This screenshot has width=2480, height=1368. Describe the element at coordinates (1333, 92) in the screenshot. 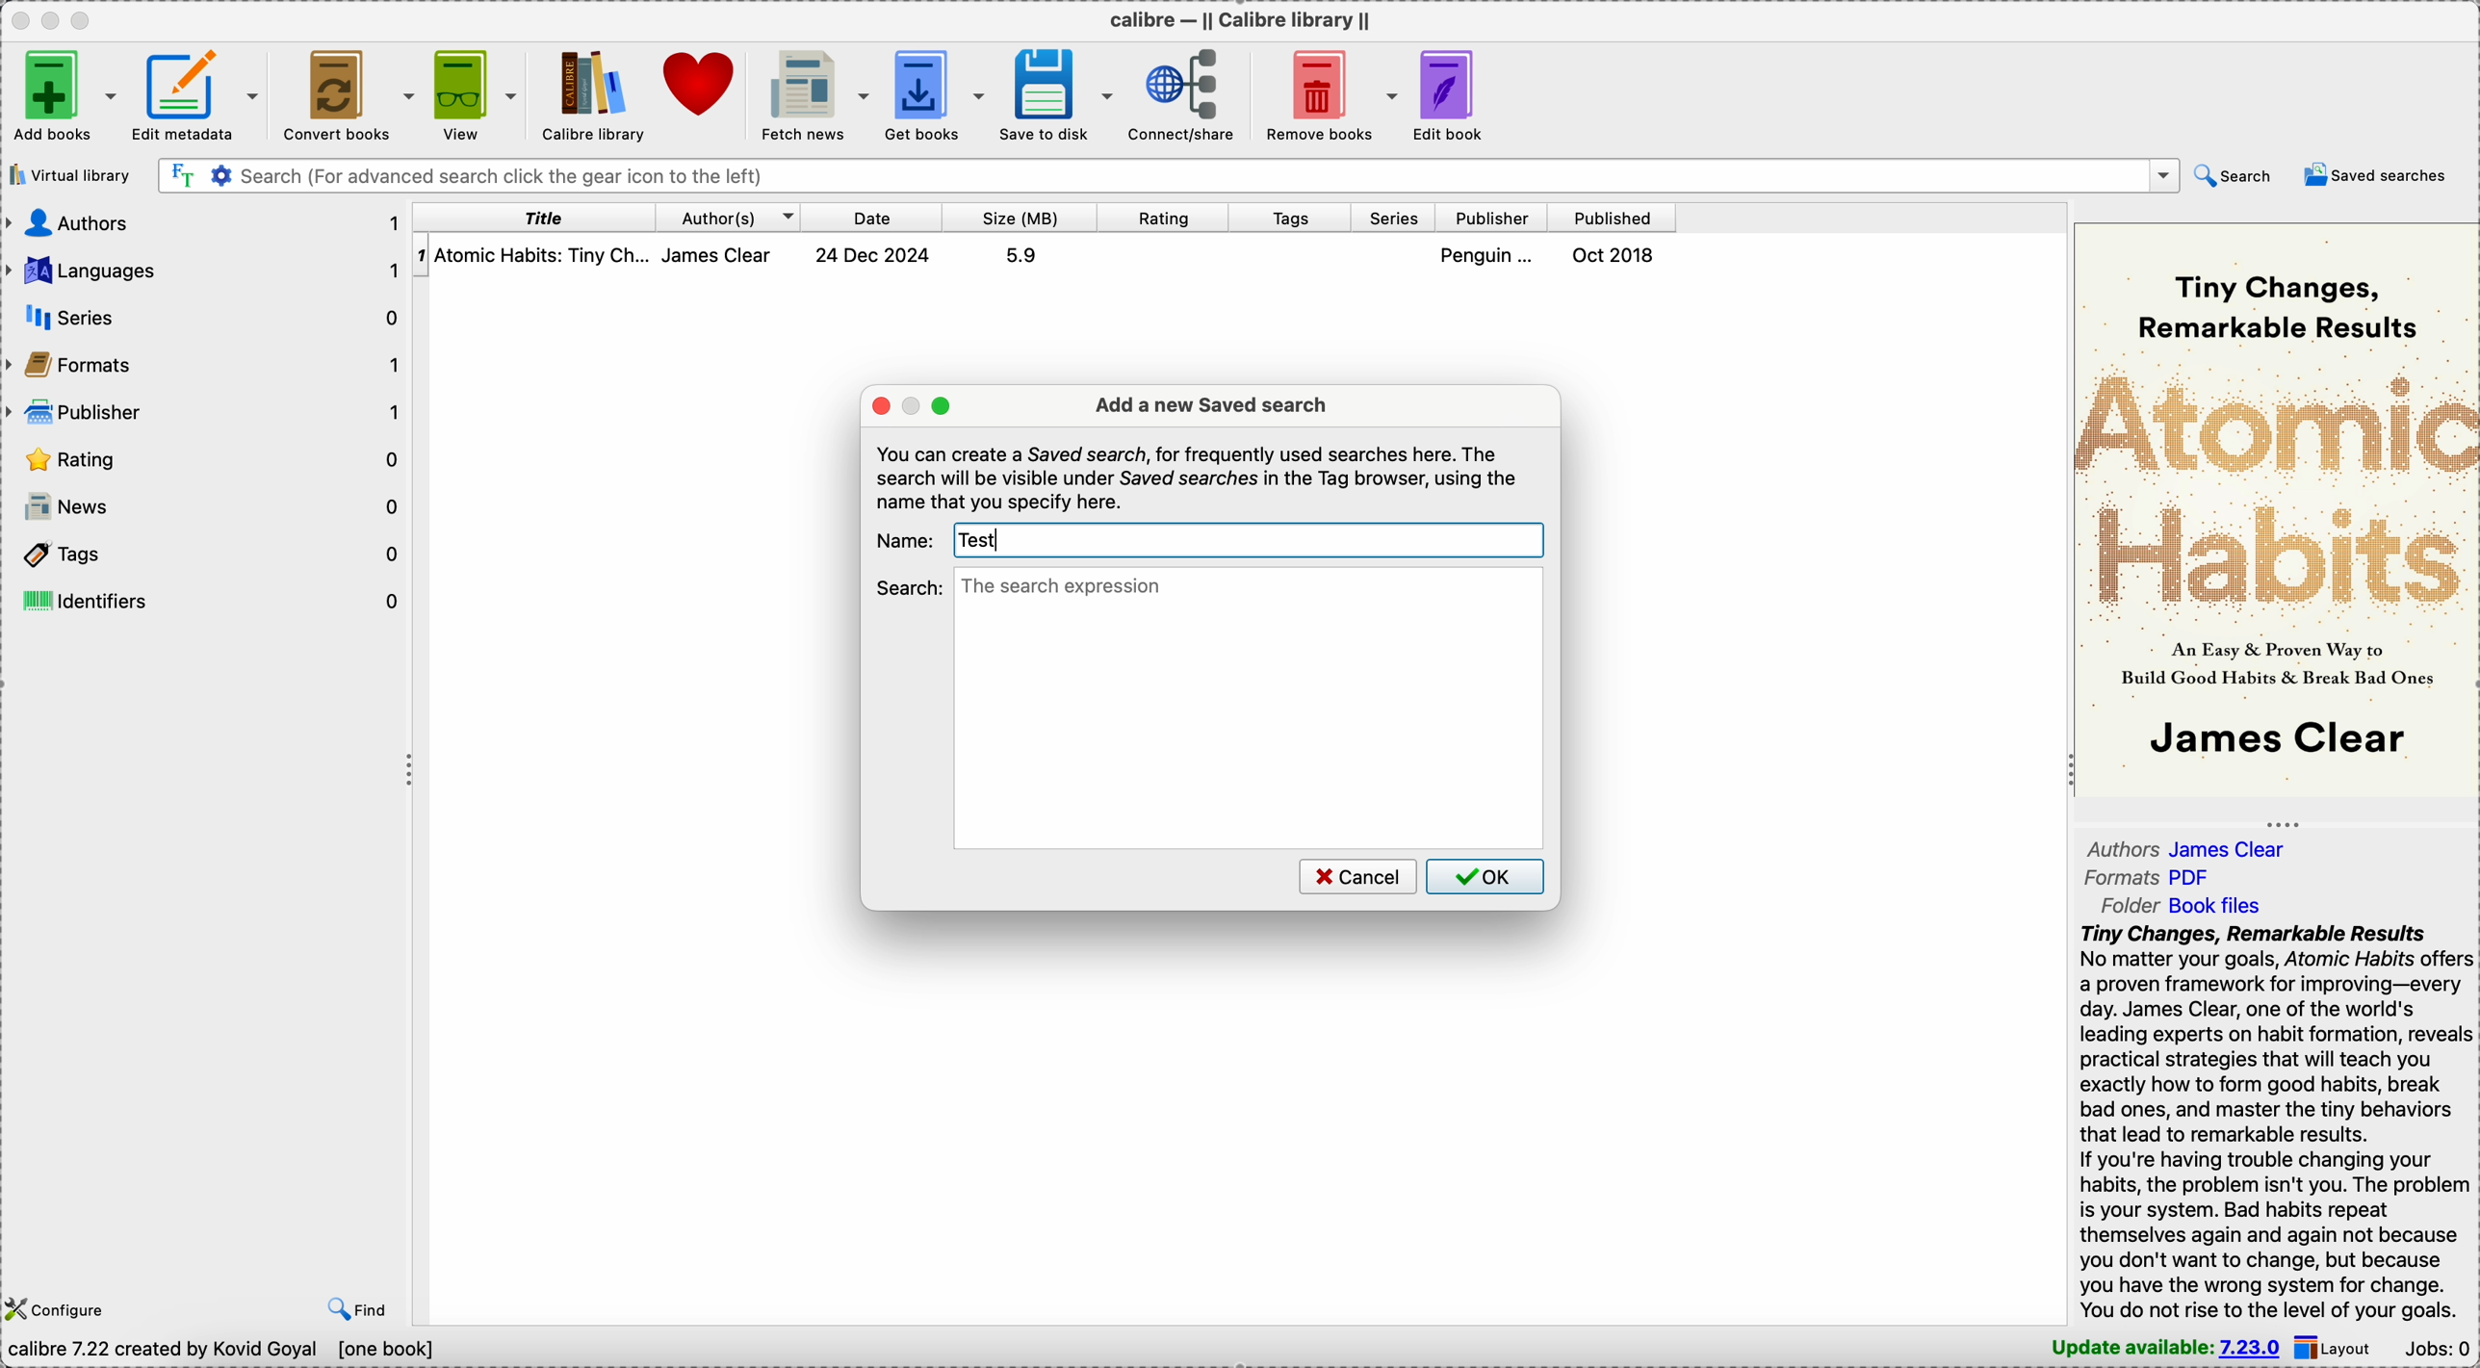

I see `remove books` at that location.